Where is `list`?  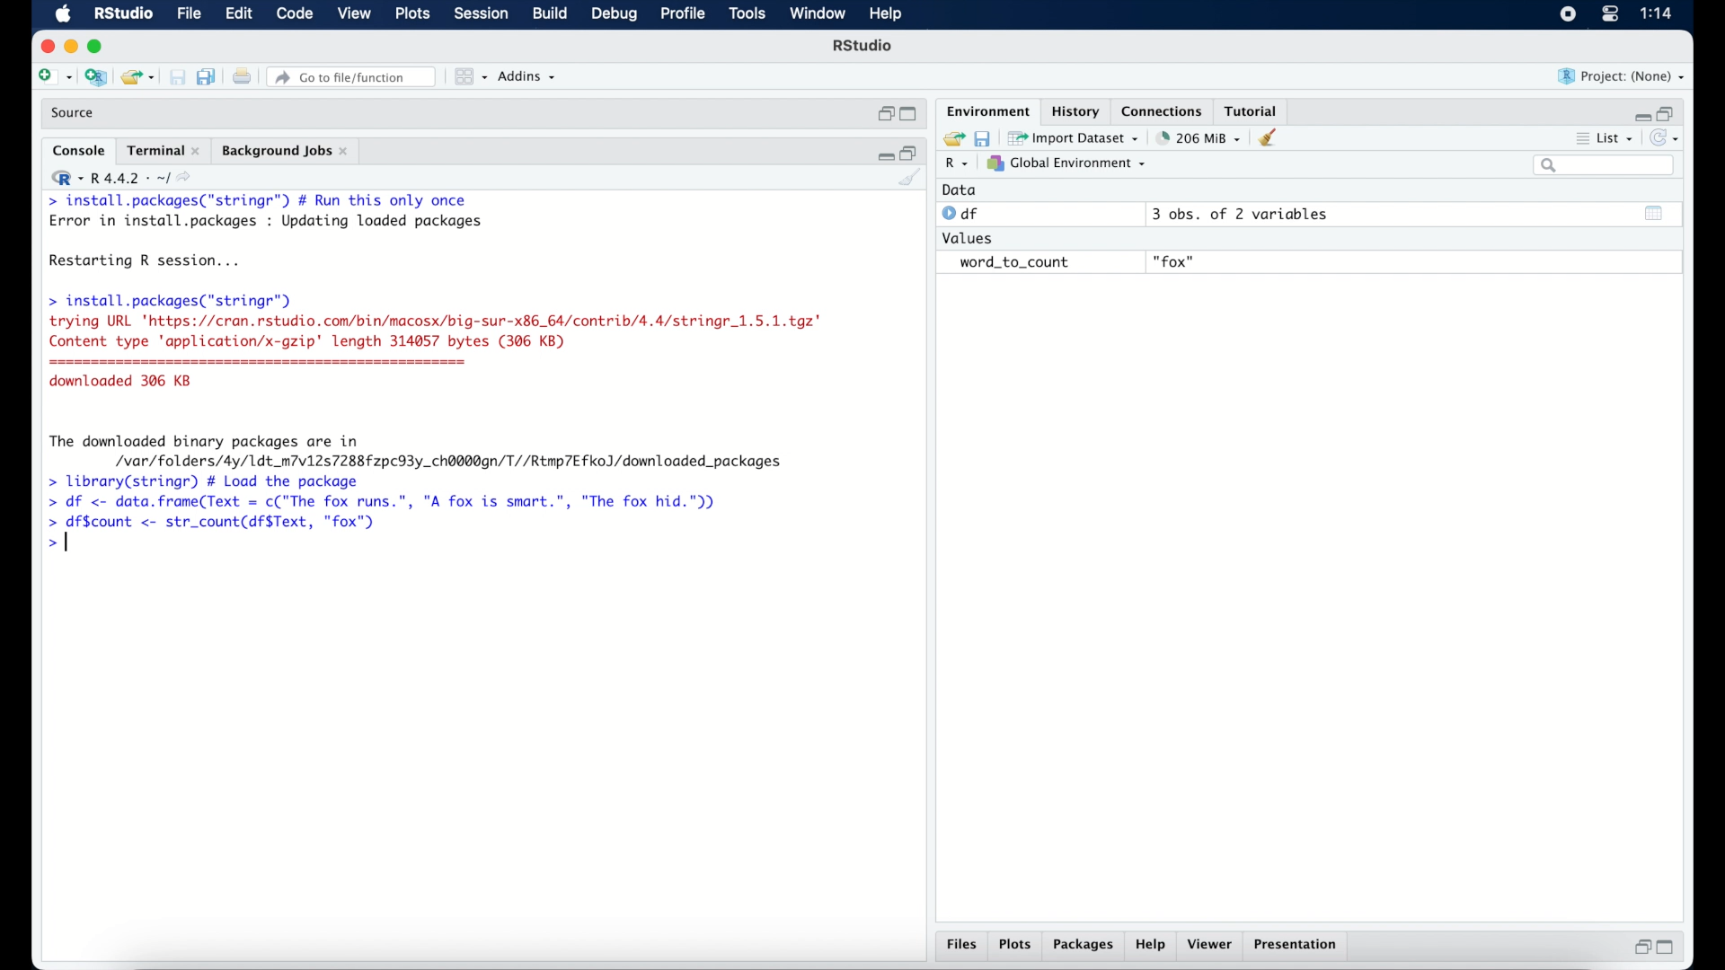 list is located at coordinates (1606, 140).